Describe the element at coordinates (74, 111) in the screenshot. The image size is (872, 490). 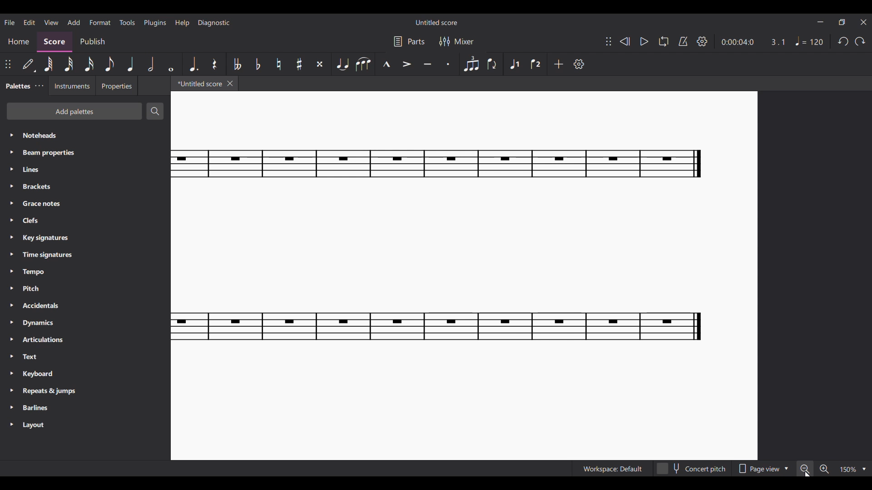
I see `Add palettes` at that location.